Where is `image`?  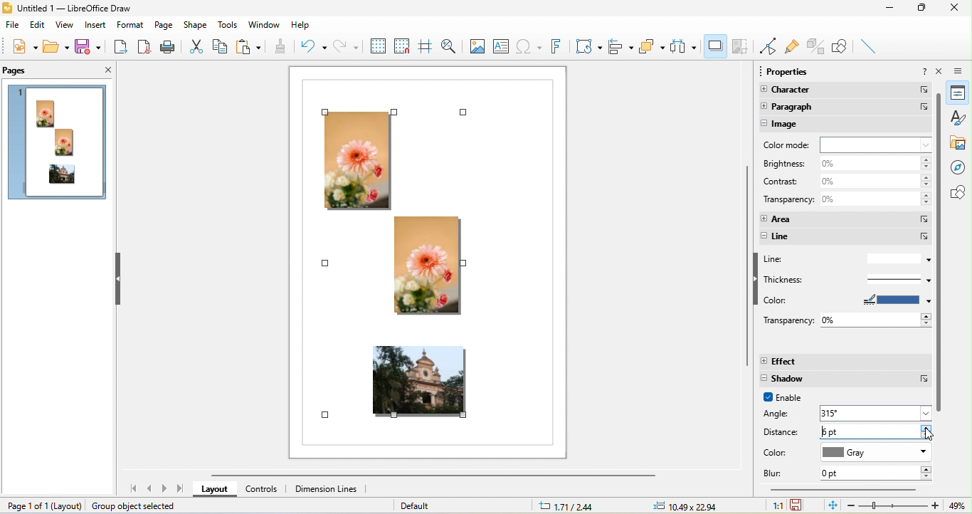 image is located at coordinates (476, 46).